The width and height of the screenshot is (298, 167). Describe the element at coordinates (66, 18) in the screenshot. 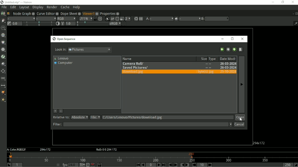

I see `RGB` at that location.